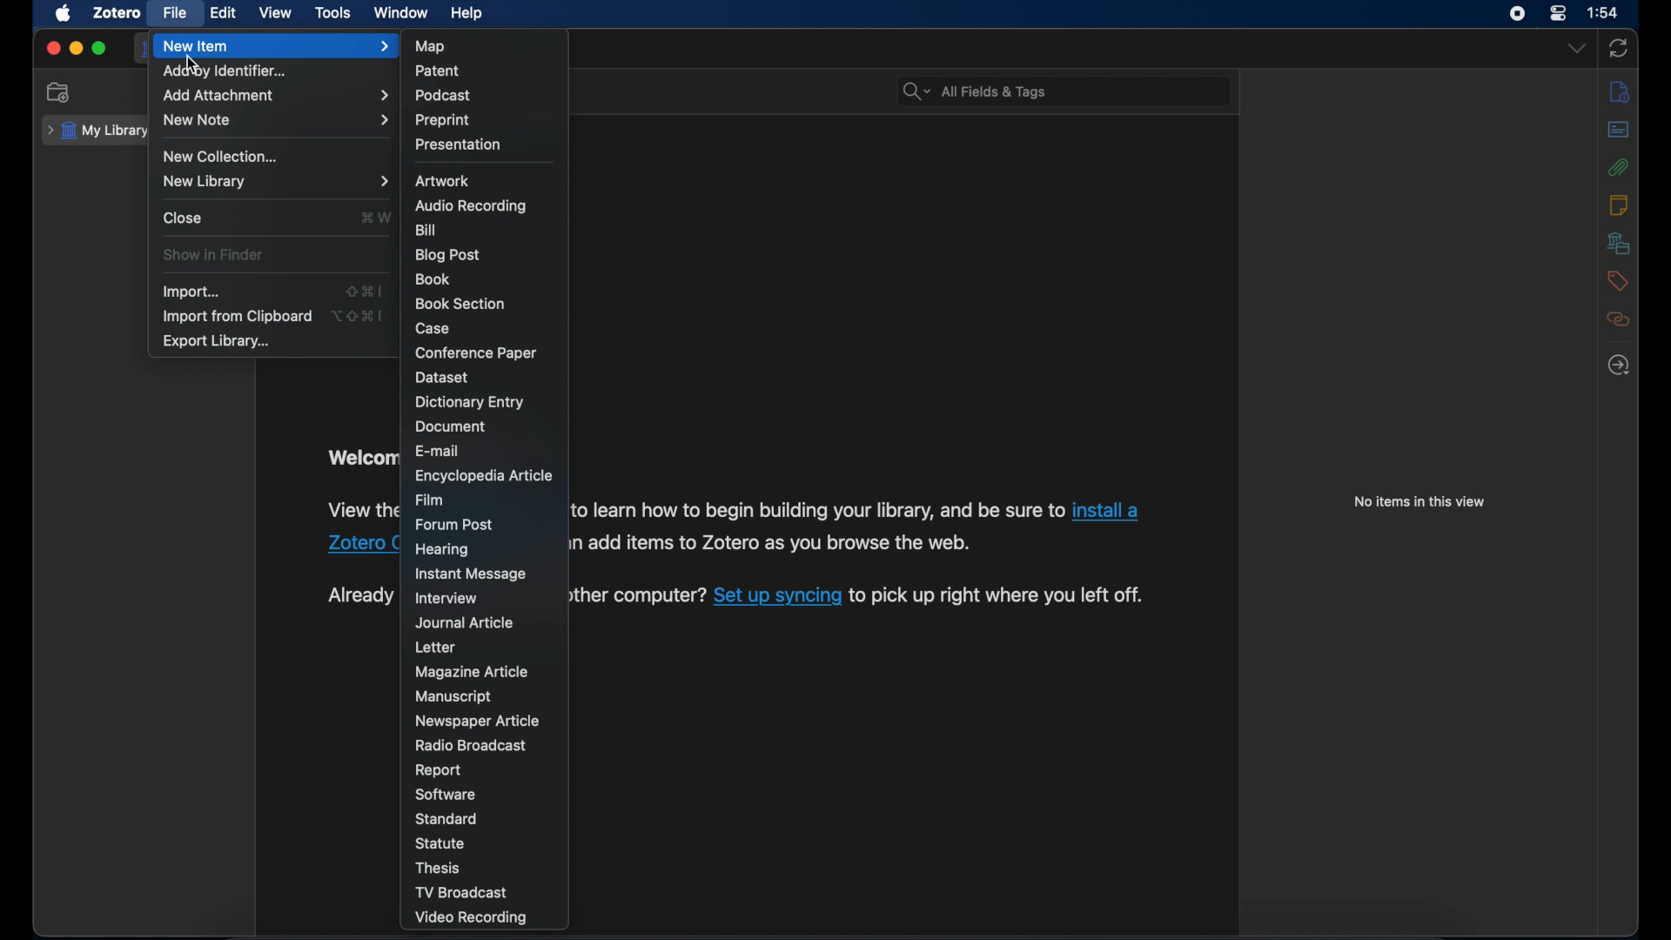  Describe the element at coordinates (275, 96) in the screenshot. I see `add attachment` at that location.